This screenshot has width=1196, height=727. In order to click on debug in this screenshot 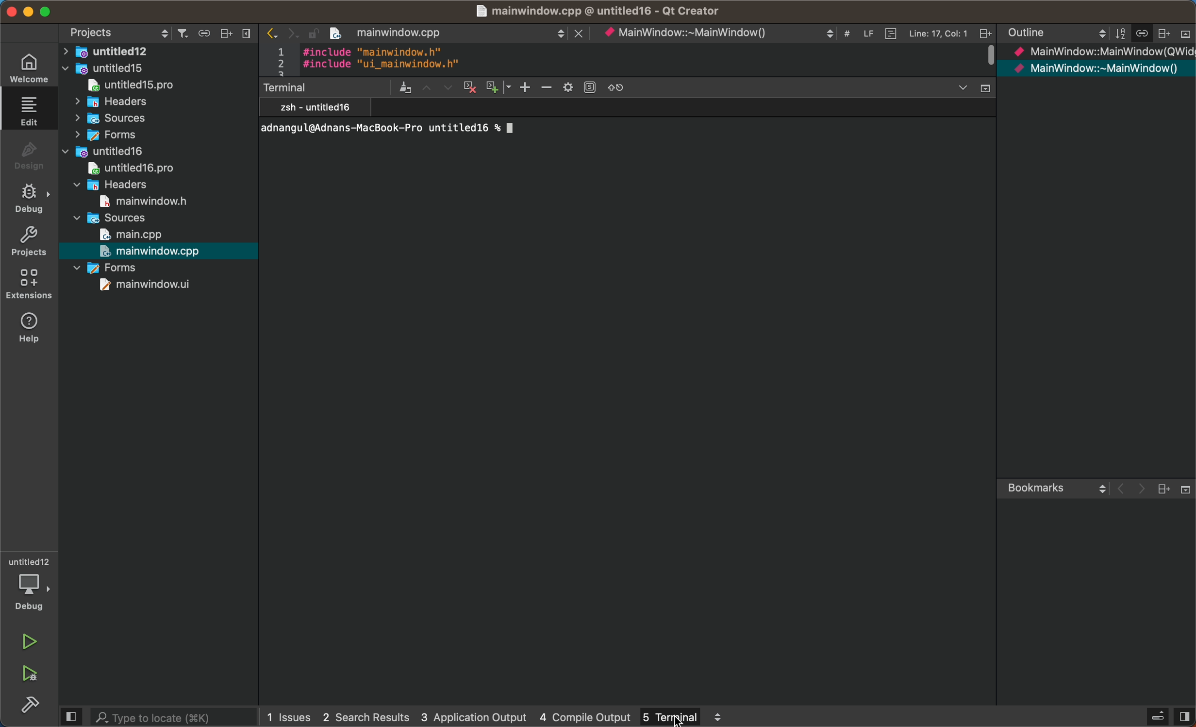, I will do `click(31, 197)`.